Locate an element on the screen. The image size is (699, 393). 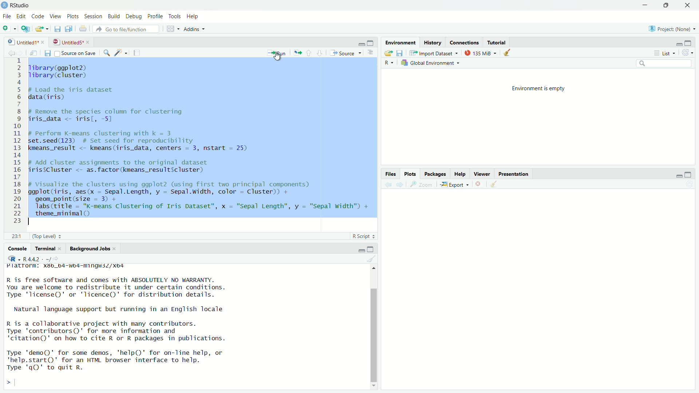
serial number is located at coordinates (16, 142).